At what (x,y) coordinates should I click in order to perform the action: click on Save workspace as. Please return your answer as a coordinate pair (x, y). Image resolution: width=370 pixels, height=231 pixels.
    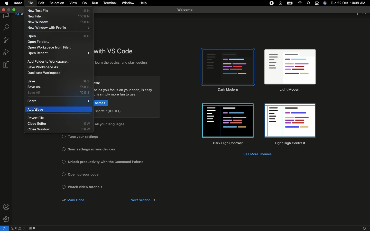
    Looking at the image, I should click on (45, 68).